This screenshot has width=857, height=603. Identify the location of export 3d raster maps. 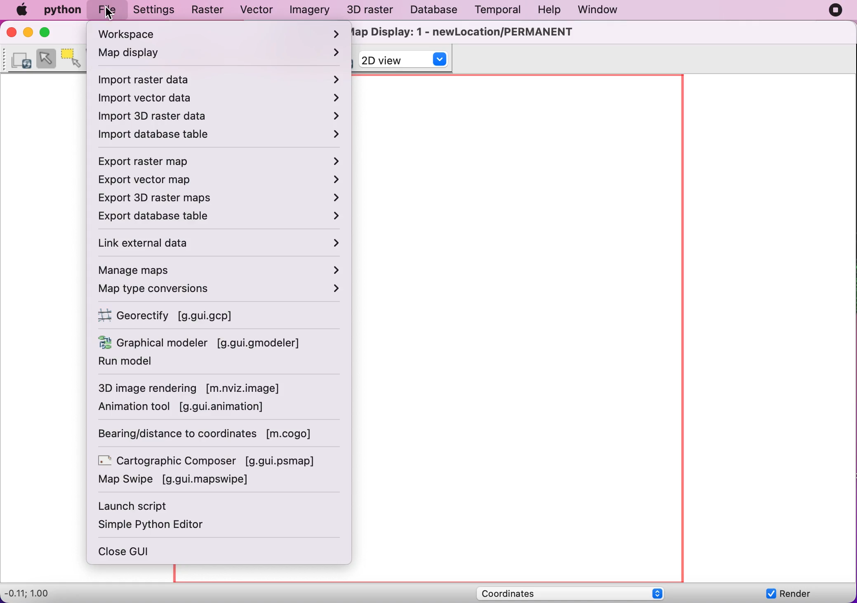
(225, 197).